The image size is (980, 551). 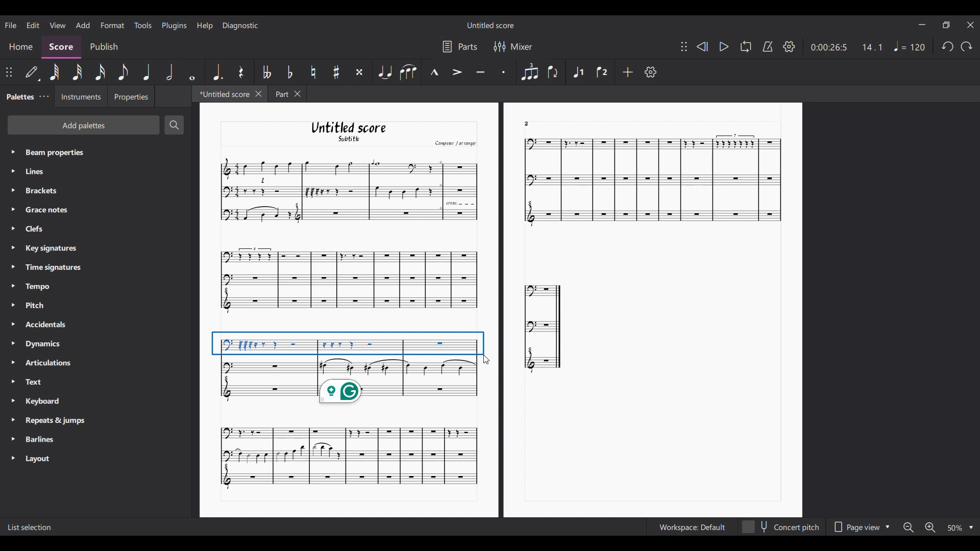 I want to click on Graph, so click(x=348, y=352).